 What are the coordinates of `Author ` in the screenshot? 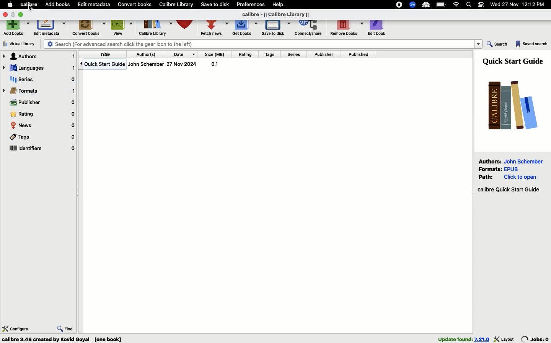 It's located at (147, 64).